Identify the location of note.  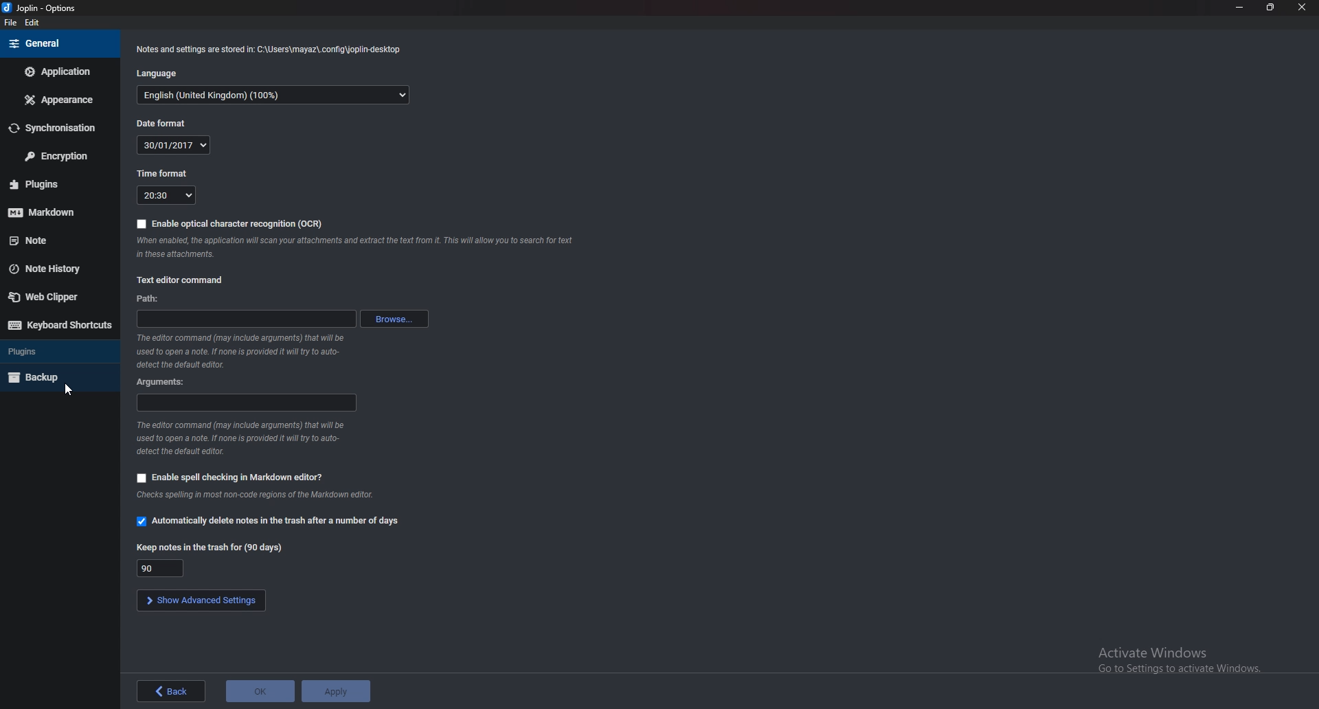
(54, 240).